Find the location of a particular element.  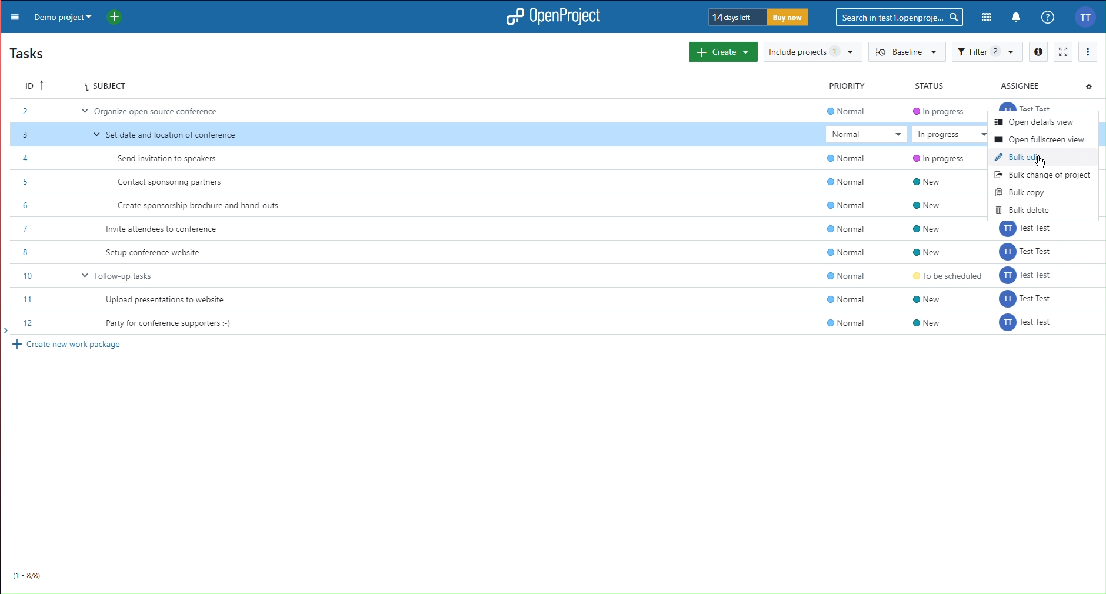

Set date and location of conference is located at coordinates (168, 135).